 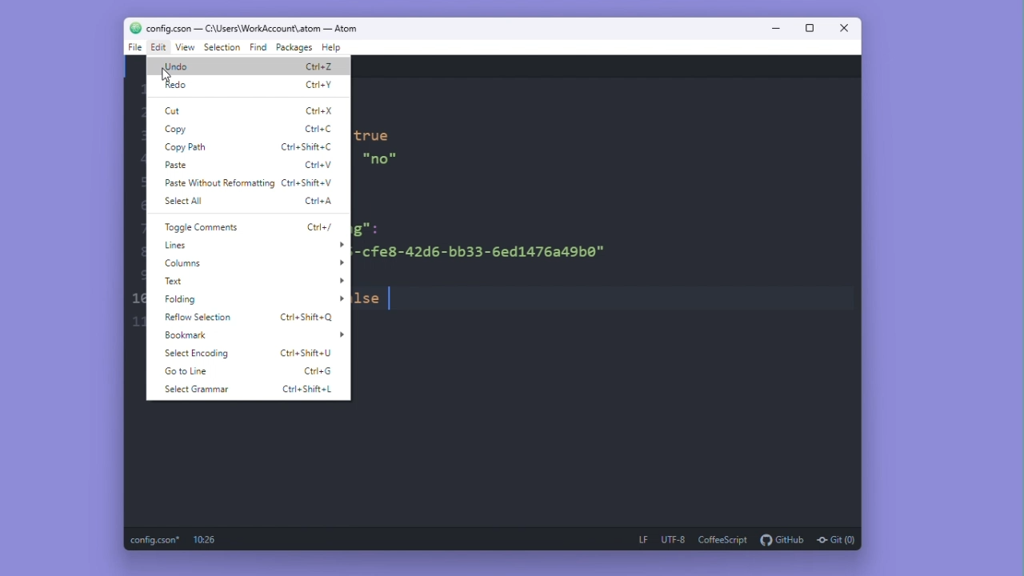 I want to click on Paste without reformatting, so click(x=218, y=184).